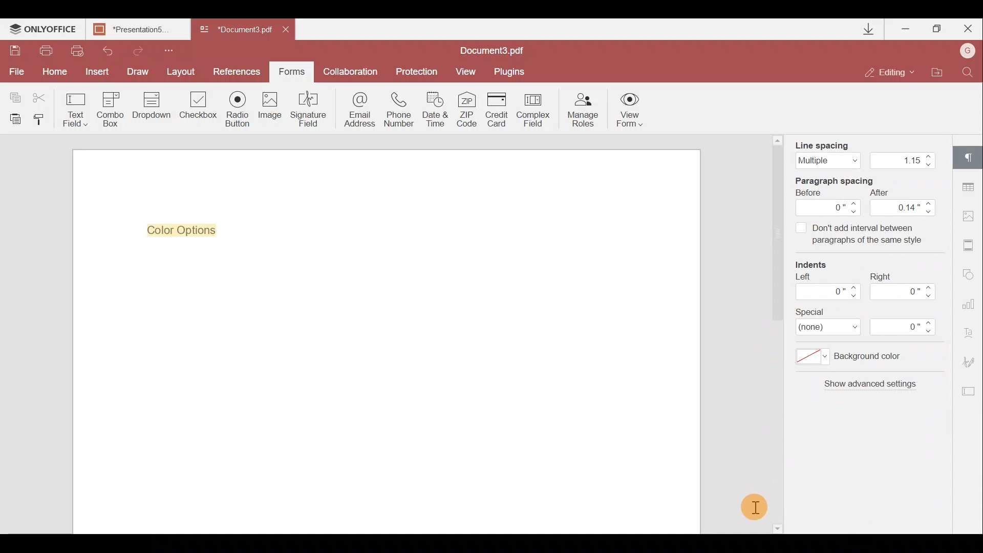 The width and height of the screenshot is (983, 553). I want to click on Draw, so click(140, 72).